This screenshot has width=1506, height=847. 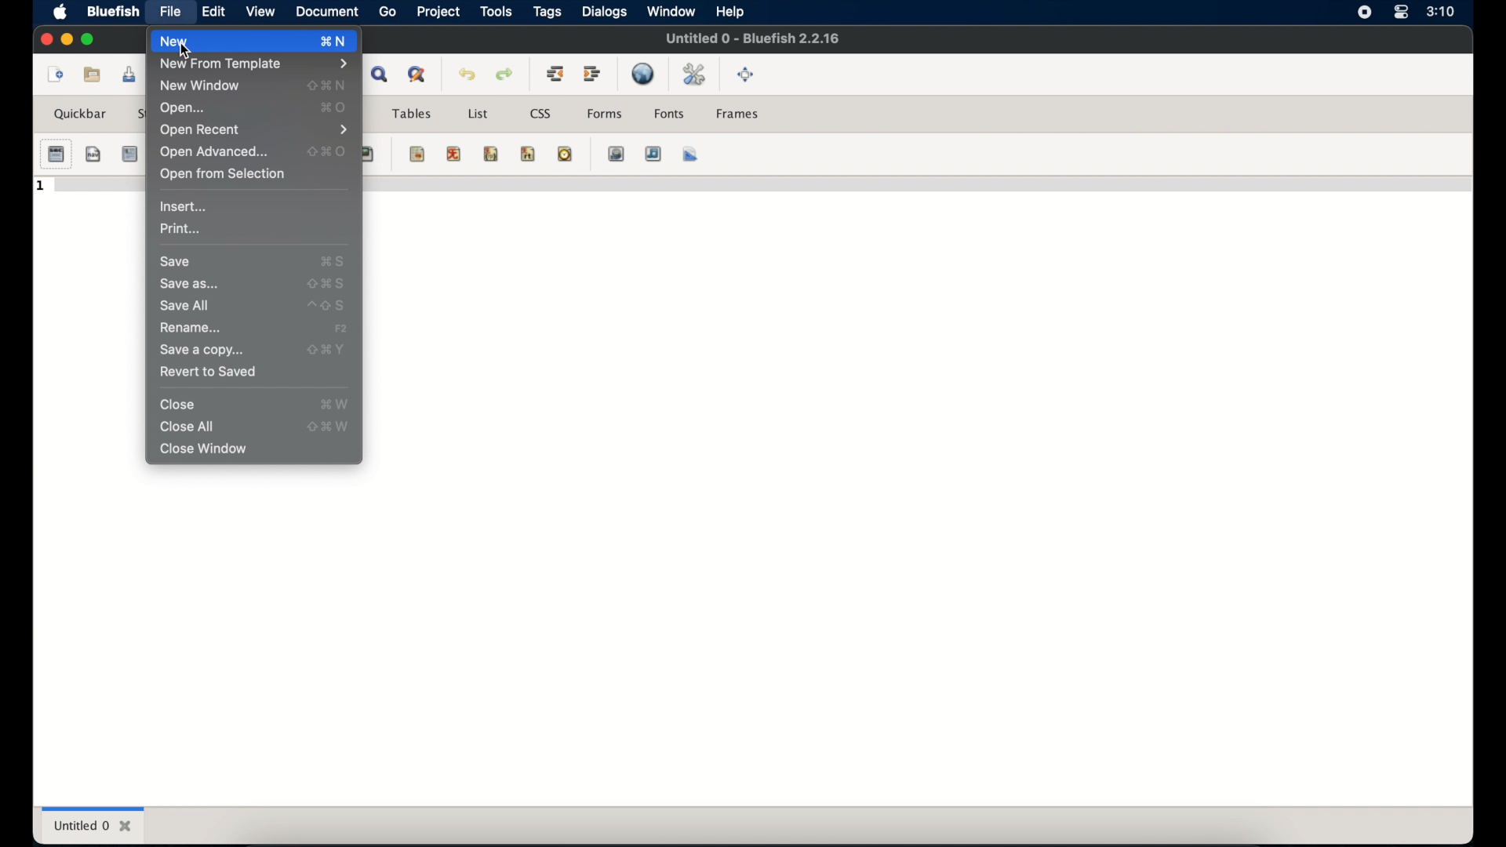 I want to click on new from template, so click(x=253, y=64).